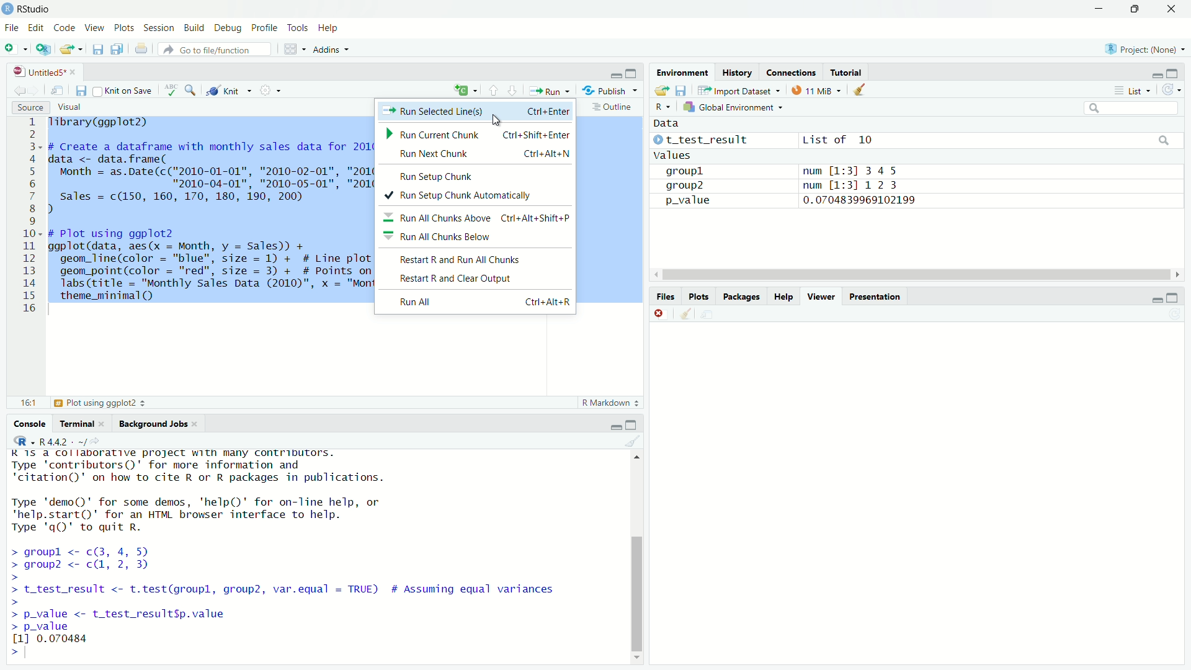  What do you see at coordinates (738, 71) in the screenshot?
I see `History` at bounding box center [738, 71].